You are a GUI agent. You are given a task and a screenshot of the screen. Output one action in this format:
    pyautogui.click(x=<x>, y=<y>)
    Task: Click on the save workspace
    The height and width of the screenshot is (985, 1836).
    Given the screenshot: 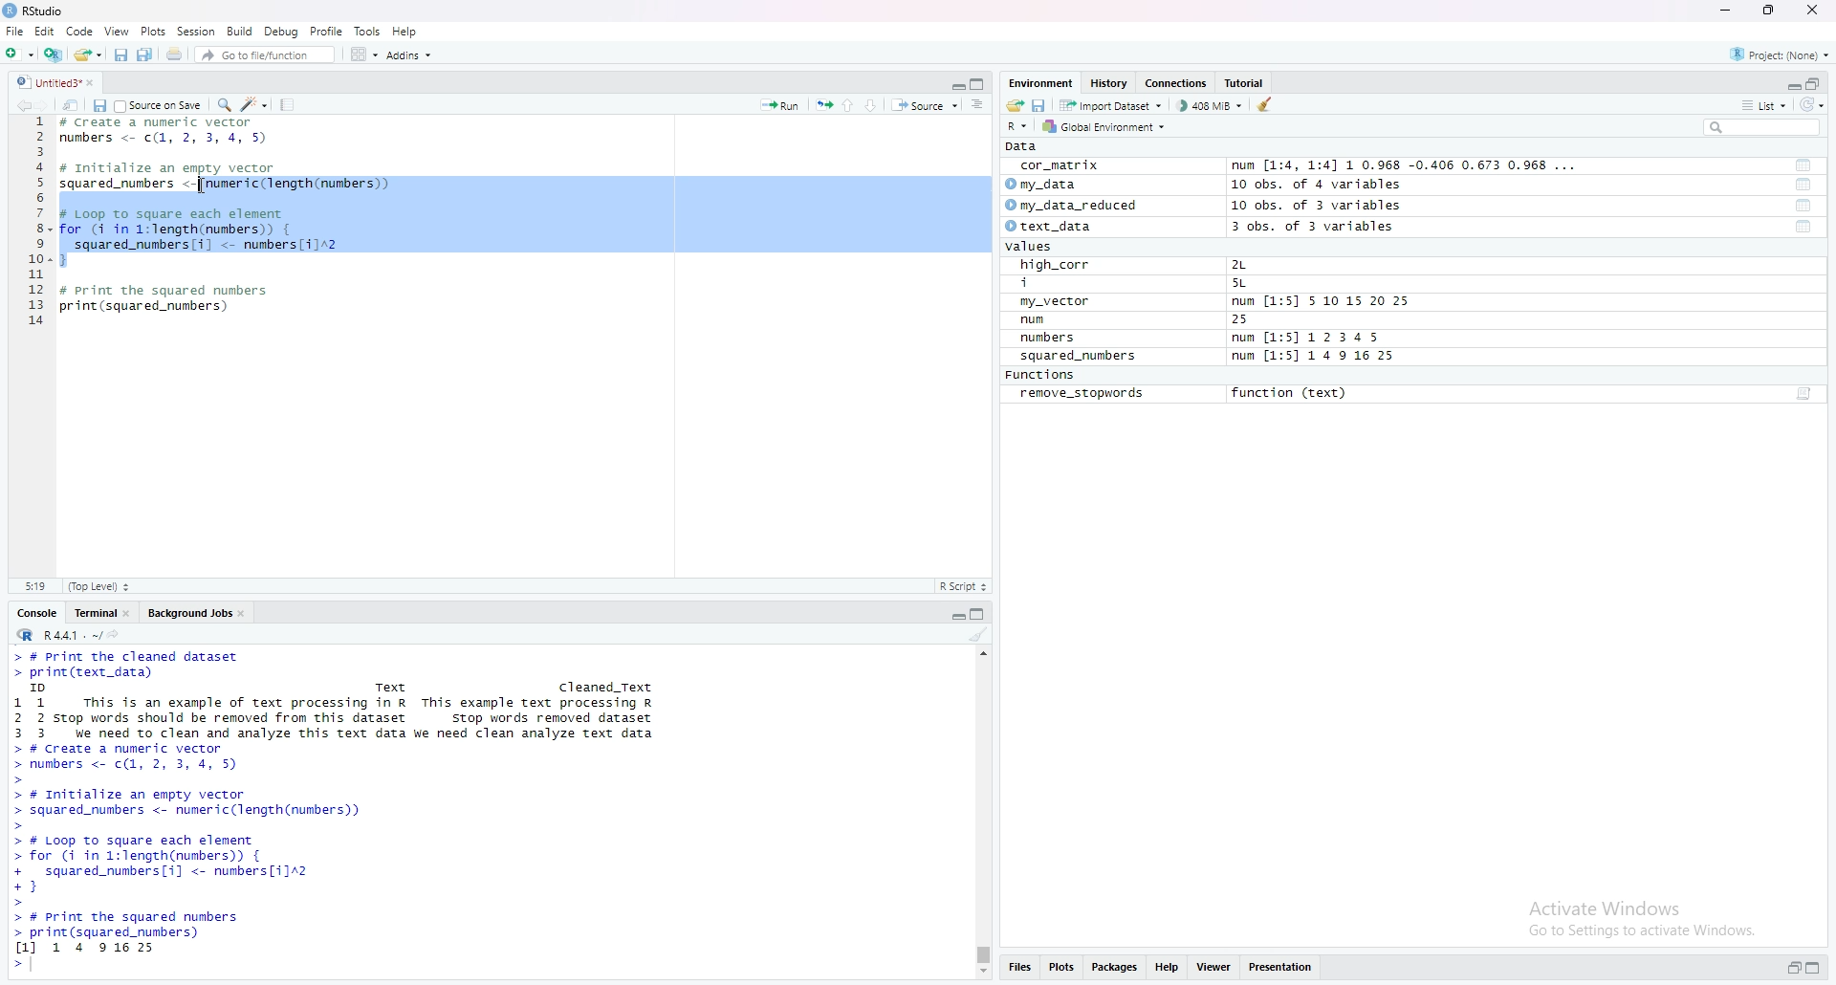 What is the action you would take?
    pyautogui.click(x=1039, y=104)
    